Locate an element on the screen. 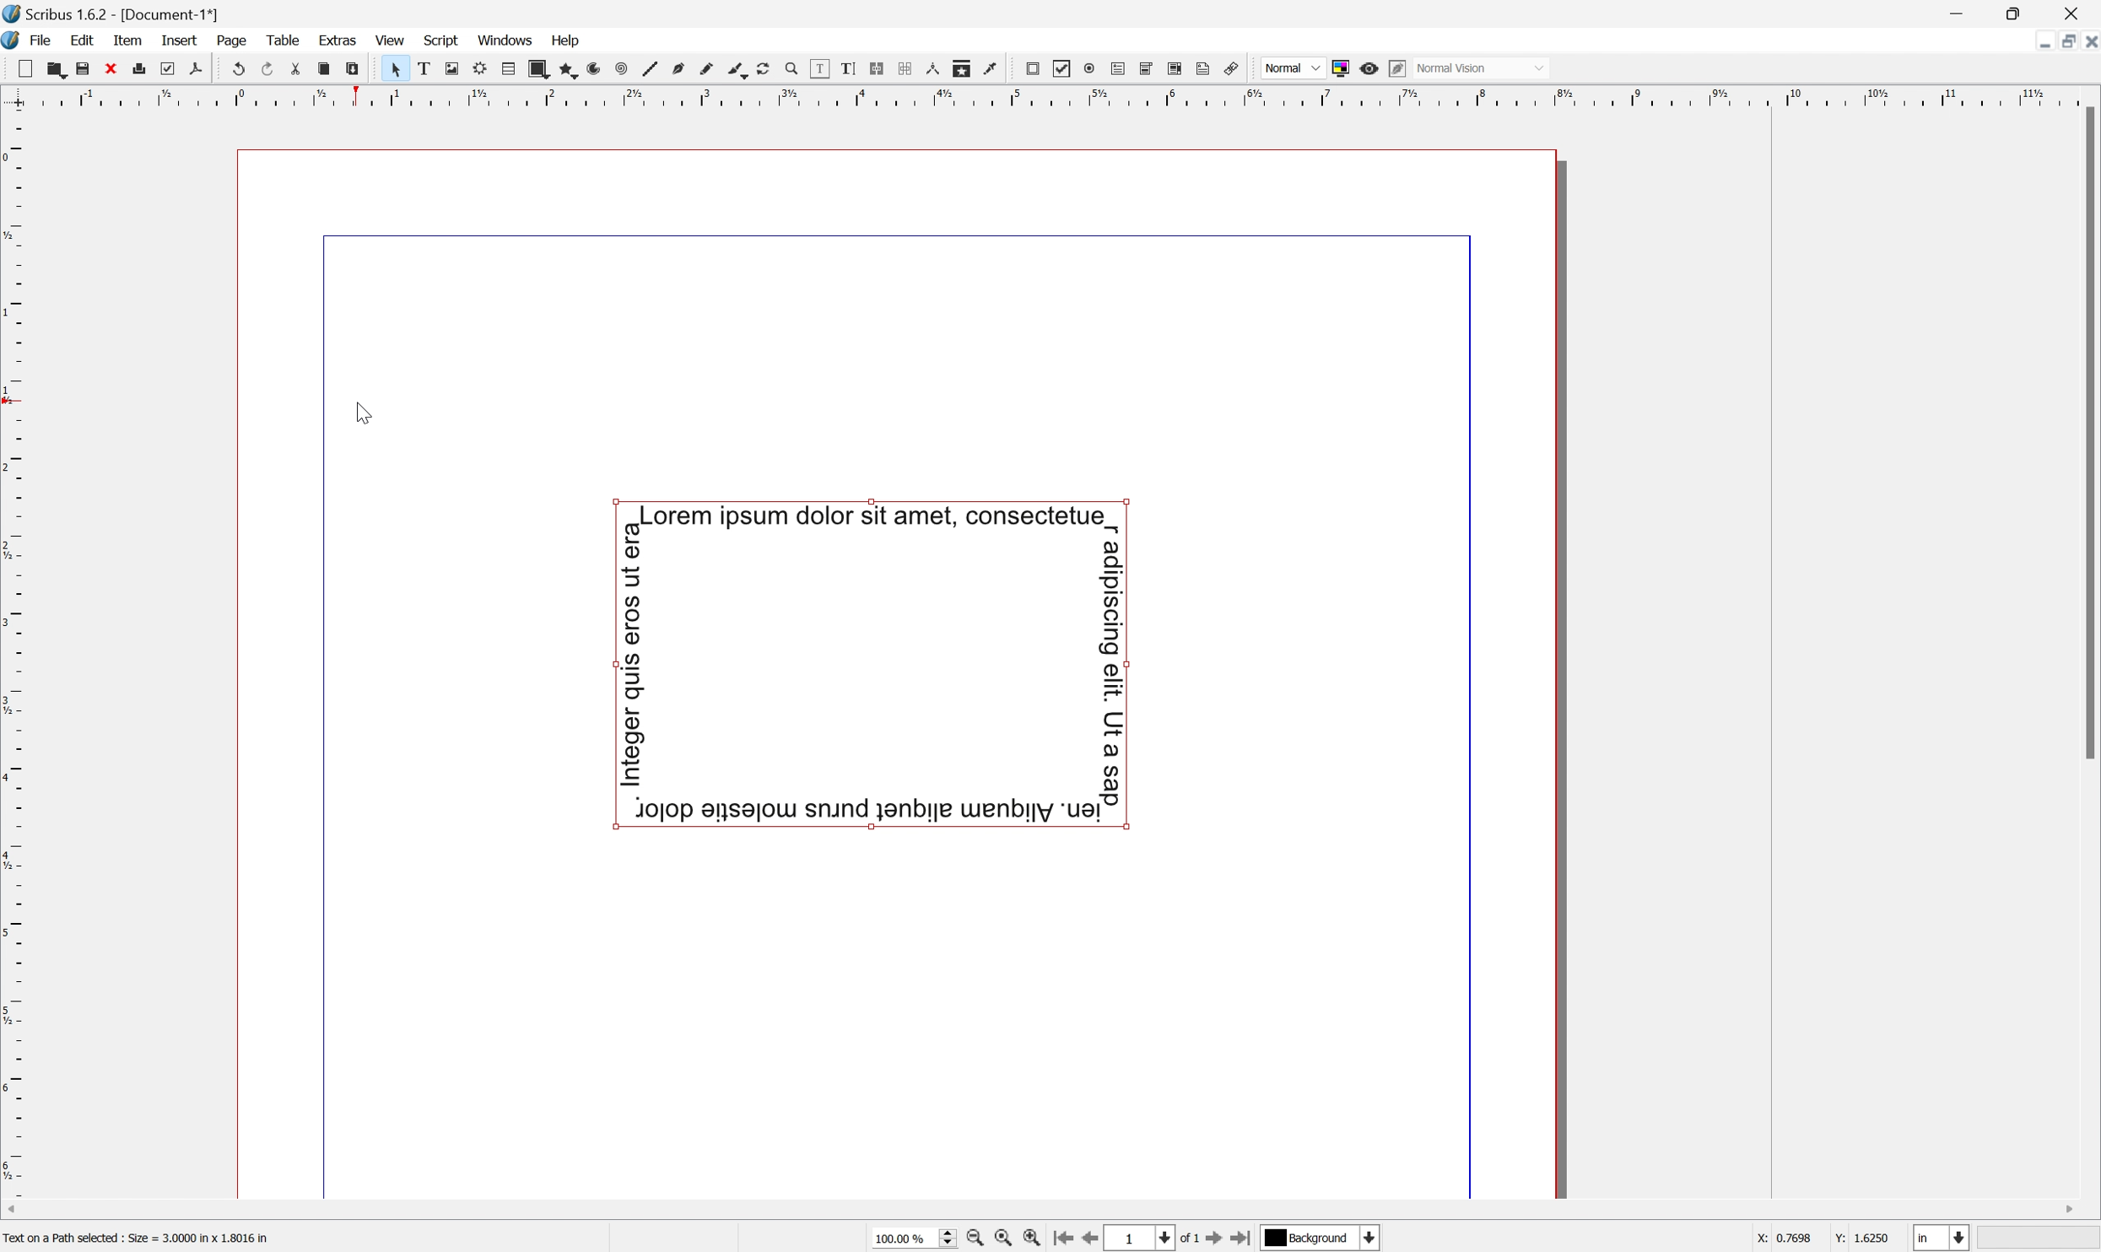 The width and height of the screenshot is (2101, 1252). Image frame is located at coordinates (448, 67).